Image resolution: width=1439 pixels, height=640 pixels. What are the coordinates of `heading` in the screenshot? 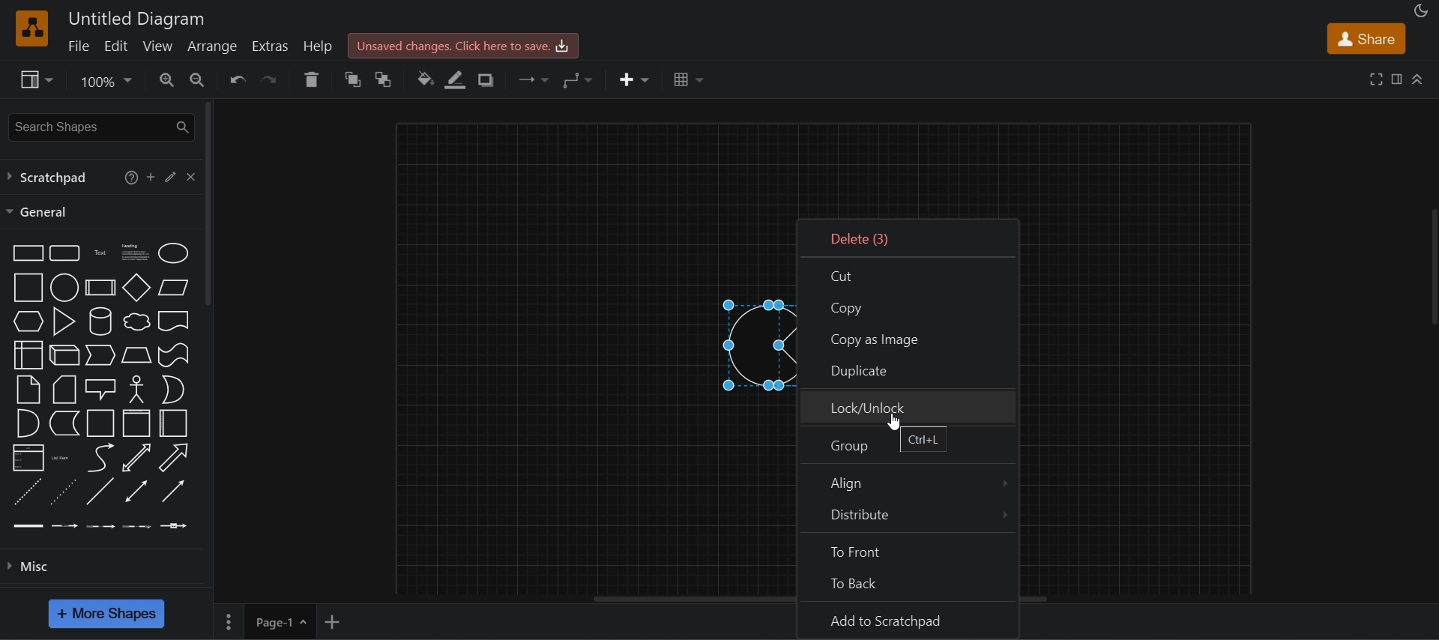 It's located at (134, 251).